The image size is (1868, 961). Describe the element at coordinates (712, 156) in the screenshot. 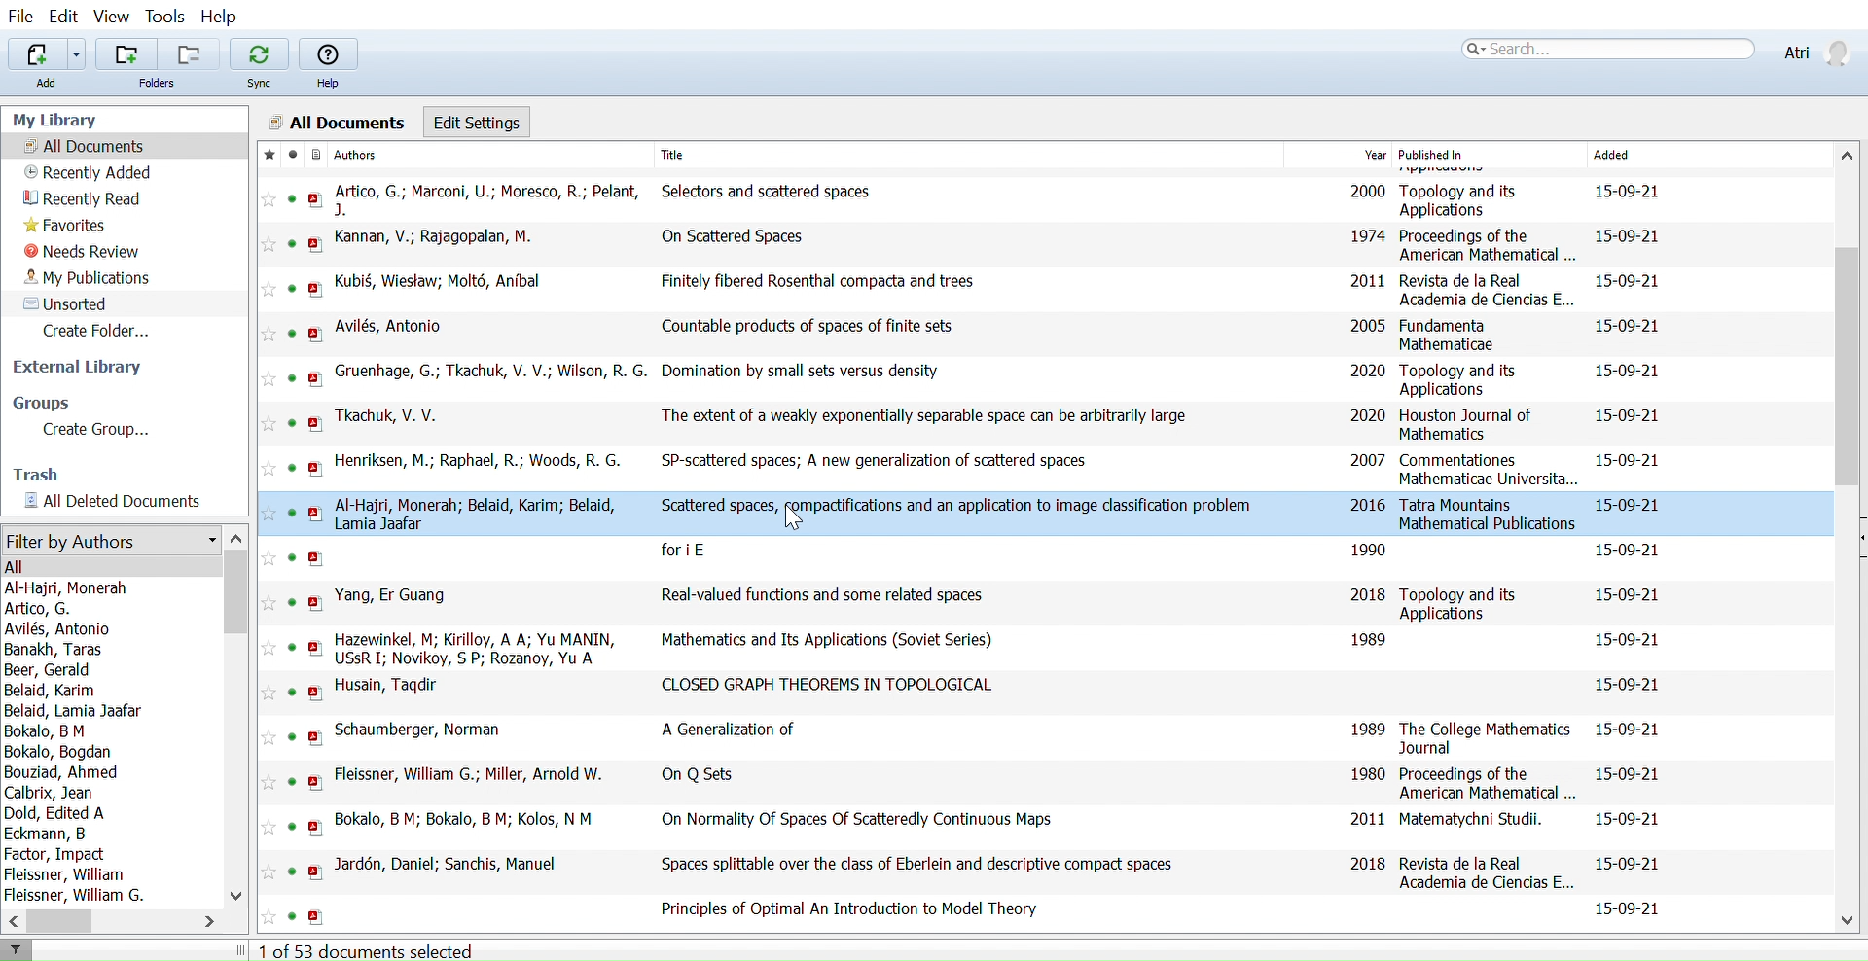

I see `Title` at that location.